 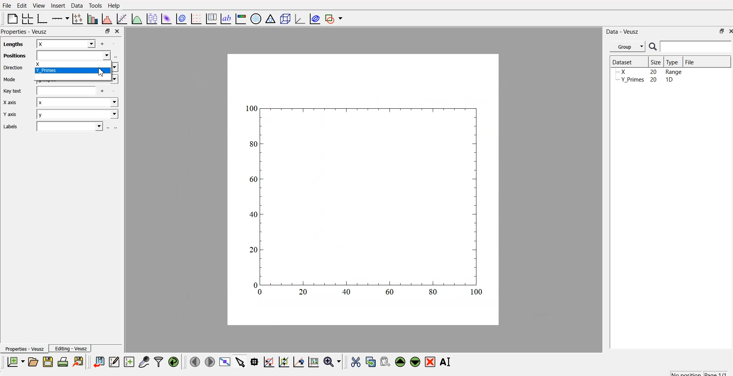 I want to click on new document, so click(x=15, y=362).